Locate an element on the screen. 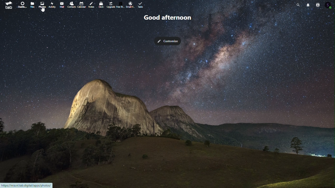  Good afternoon is located at coordinates (174, 18).